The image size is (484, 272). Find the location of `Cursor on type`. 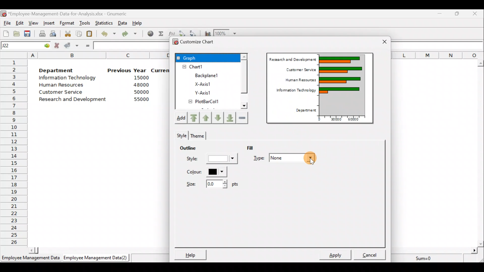

Cursor on type is located at coordinates (311, 159).